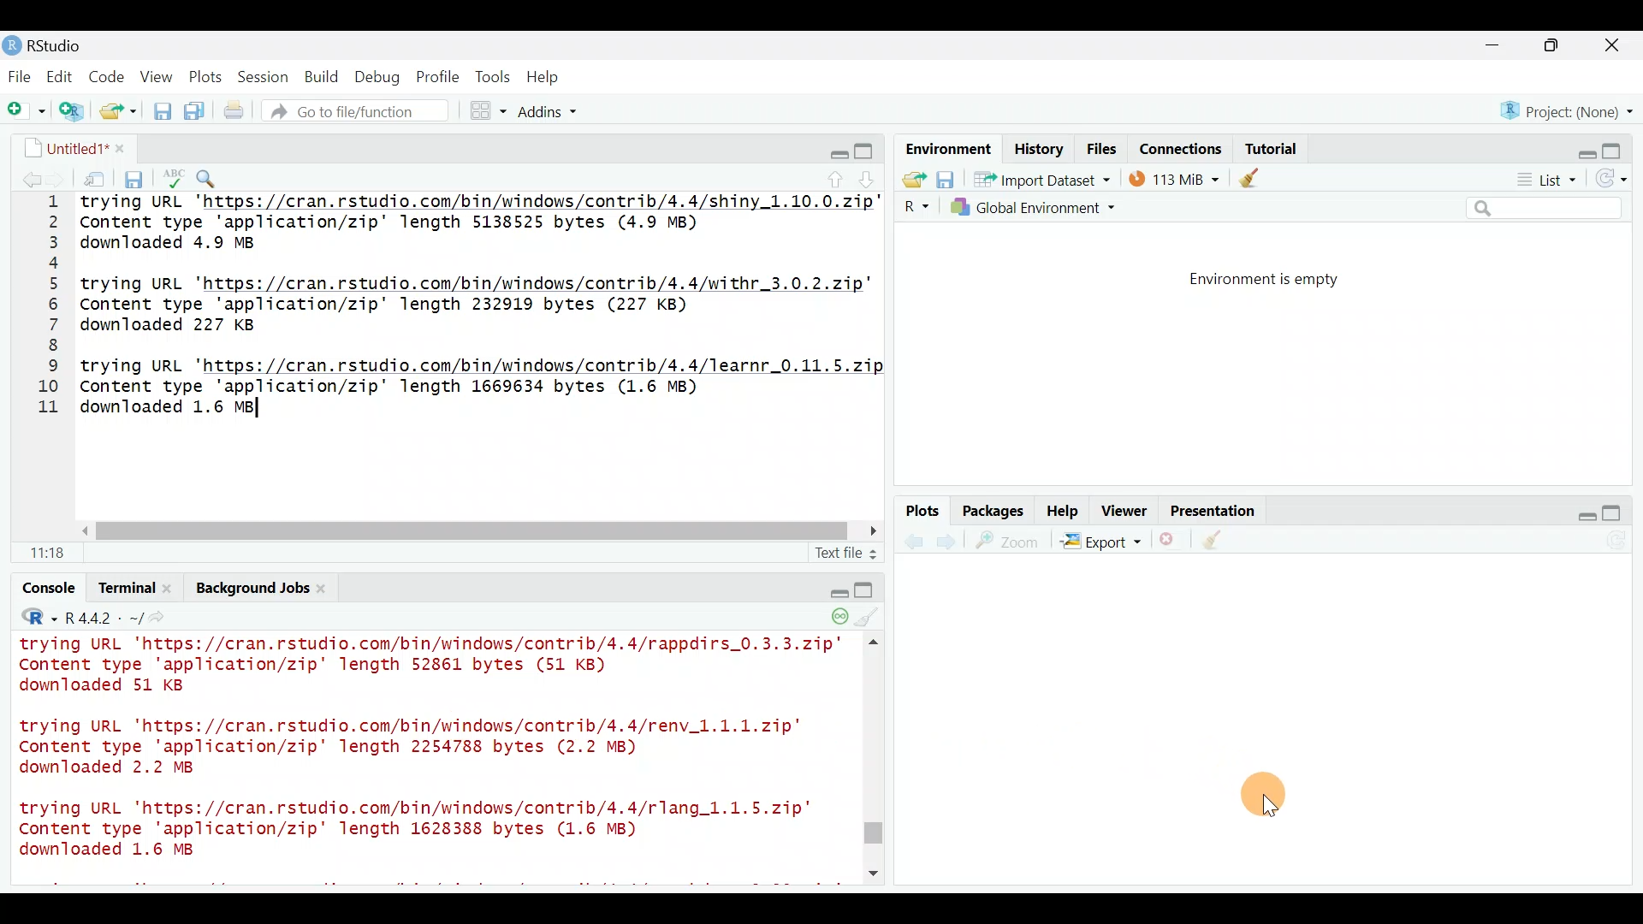  What do you see at coordinates (867, 150) in the screenshot?
I see `maximize` at bounding box center [867, 150].